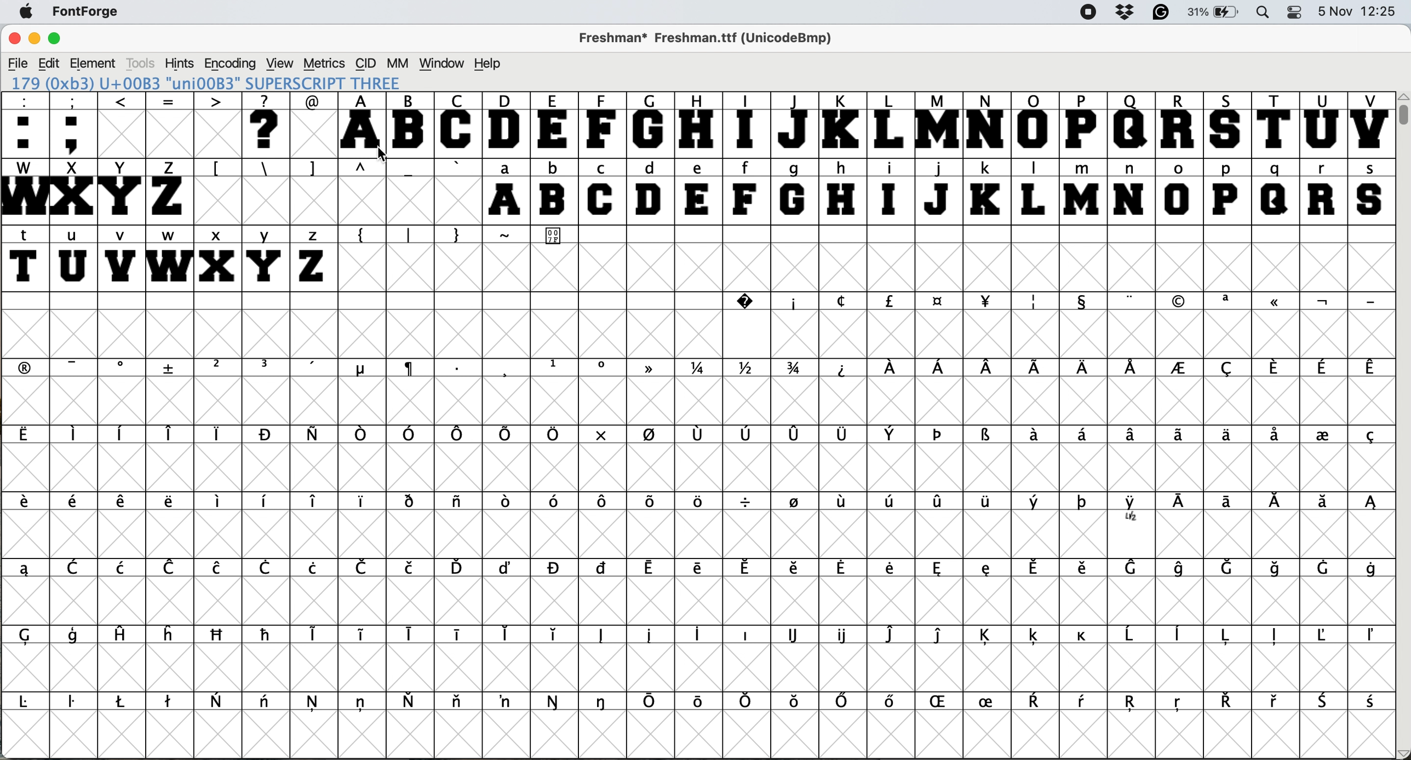  Describe the element at coordinates (33, 38) in the screenshot. I see `minimise` at that location.